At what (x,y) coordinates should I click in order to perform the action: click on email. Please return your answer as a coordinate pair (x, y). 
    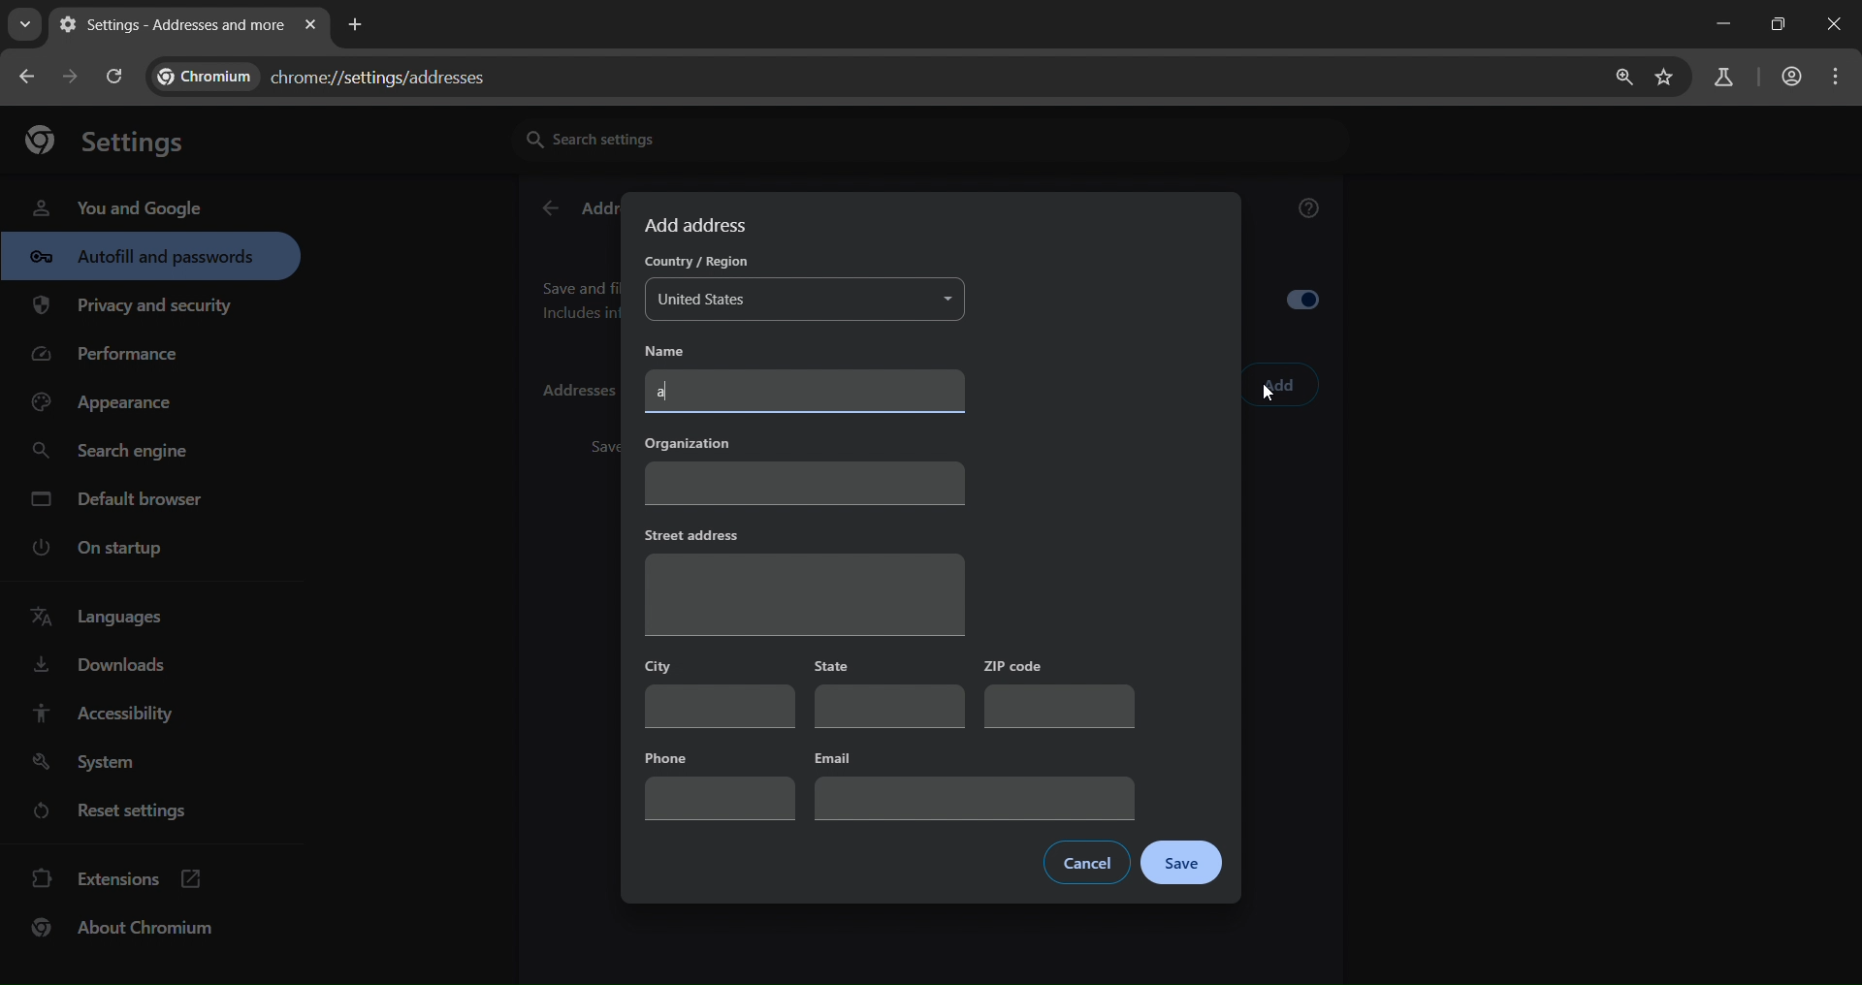
    Looking at the image, I should click on (976, 784).